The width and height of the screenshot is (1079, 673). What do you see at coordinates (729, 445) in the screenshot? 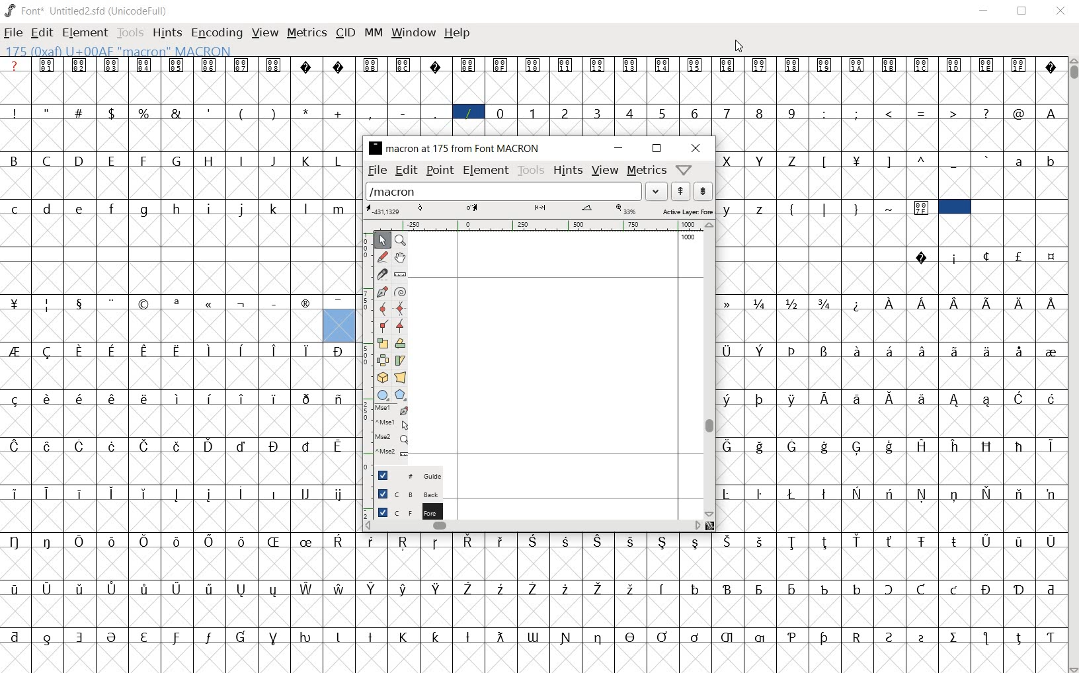
I see `Symbol` at bounding box center [729, 445].